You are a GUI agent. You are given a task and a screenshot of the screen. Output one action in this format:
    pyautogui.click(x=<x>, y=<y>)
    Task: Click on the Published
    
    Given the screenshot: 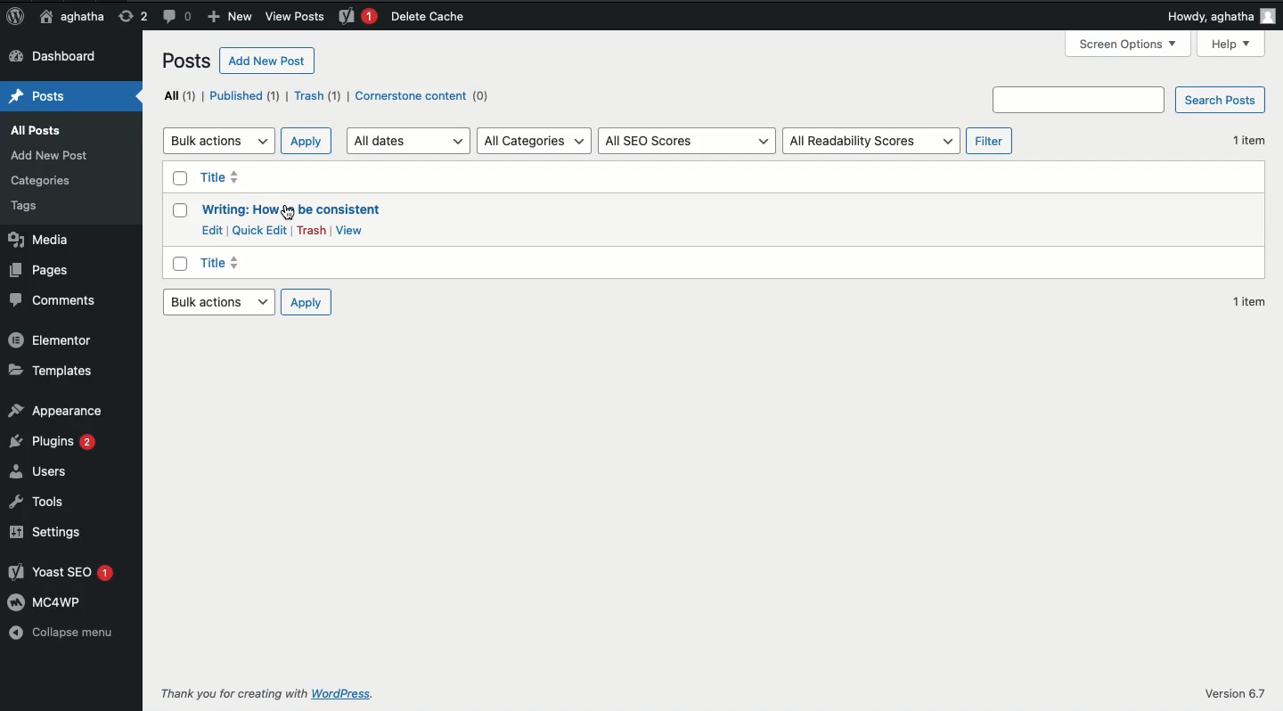 What is the action you would take?
    pyautogui.click(x=245, y=96)
    